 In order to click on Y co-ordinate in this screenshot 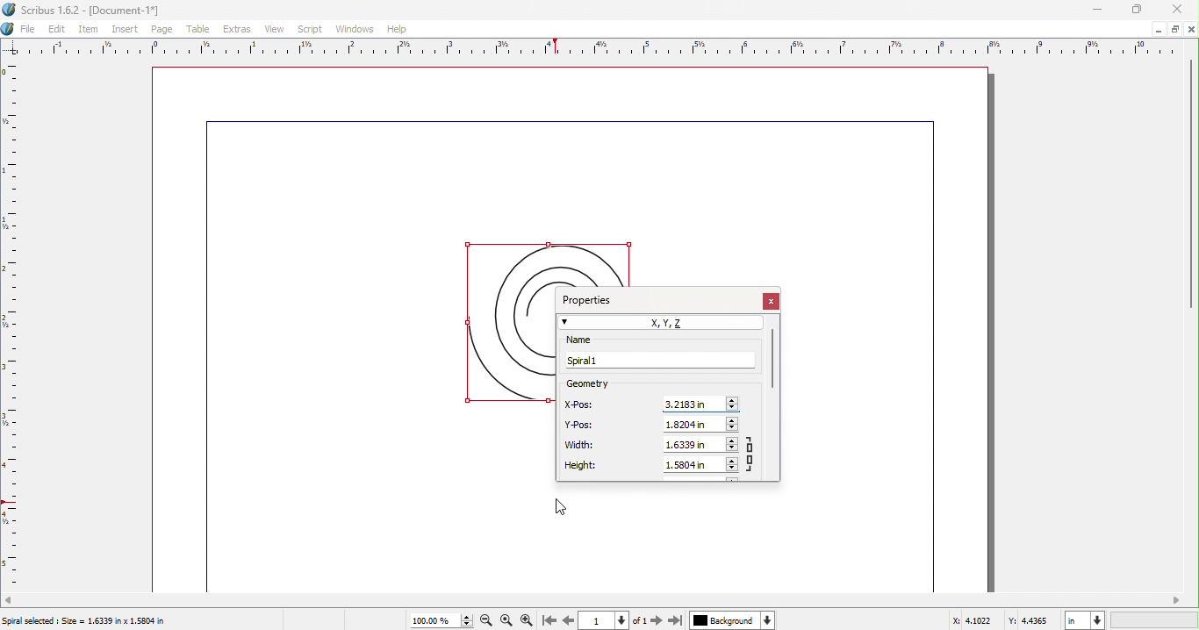, I will do `click(1034, 621)`.